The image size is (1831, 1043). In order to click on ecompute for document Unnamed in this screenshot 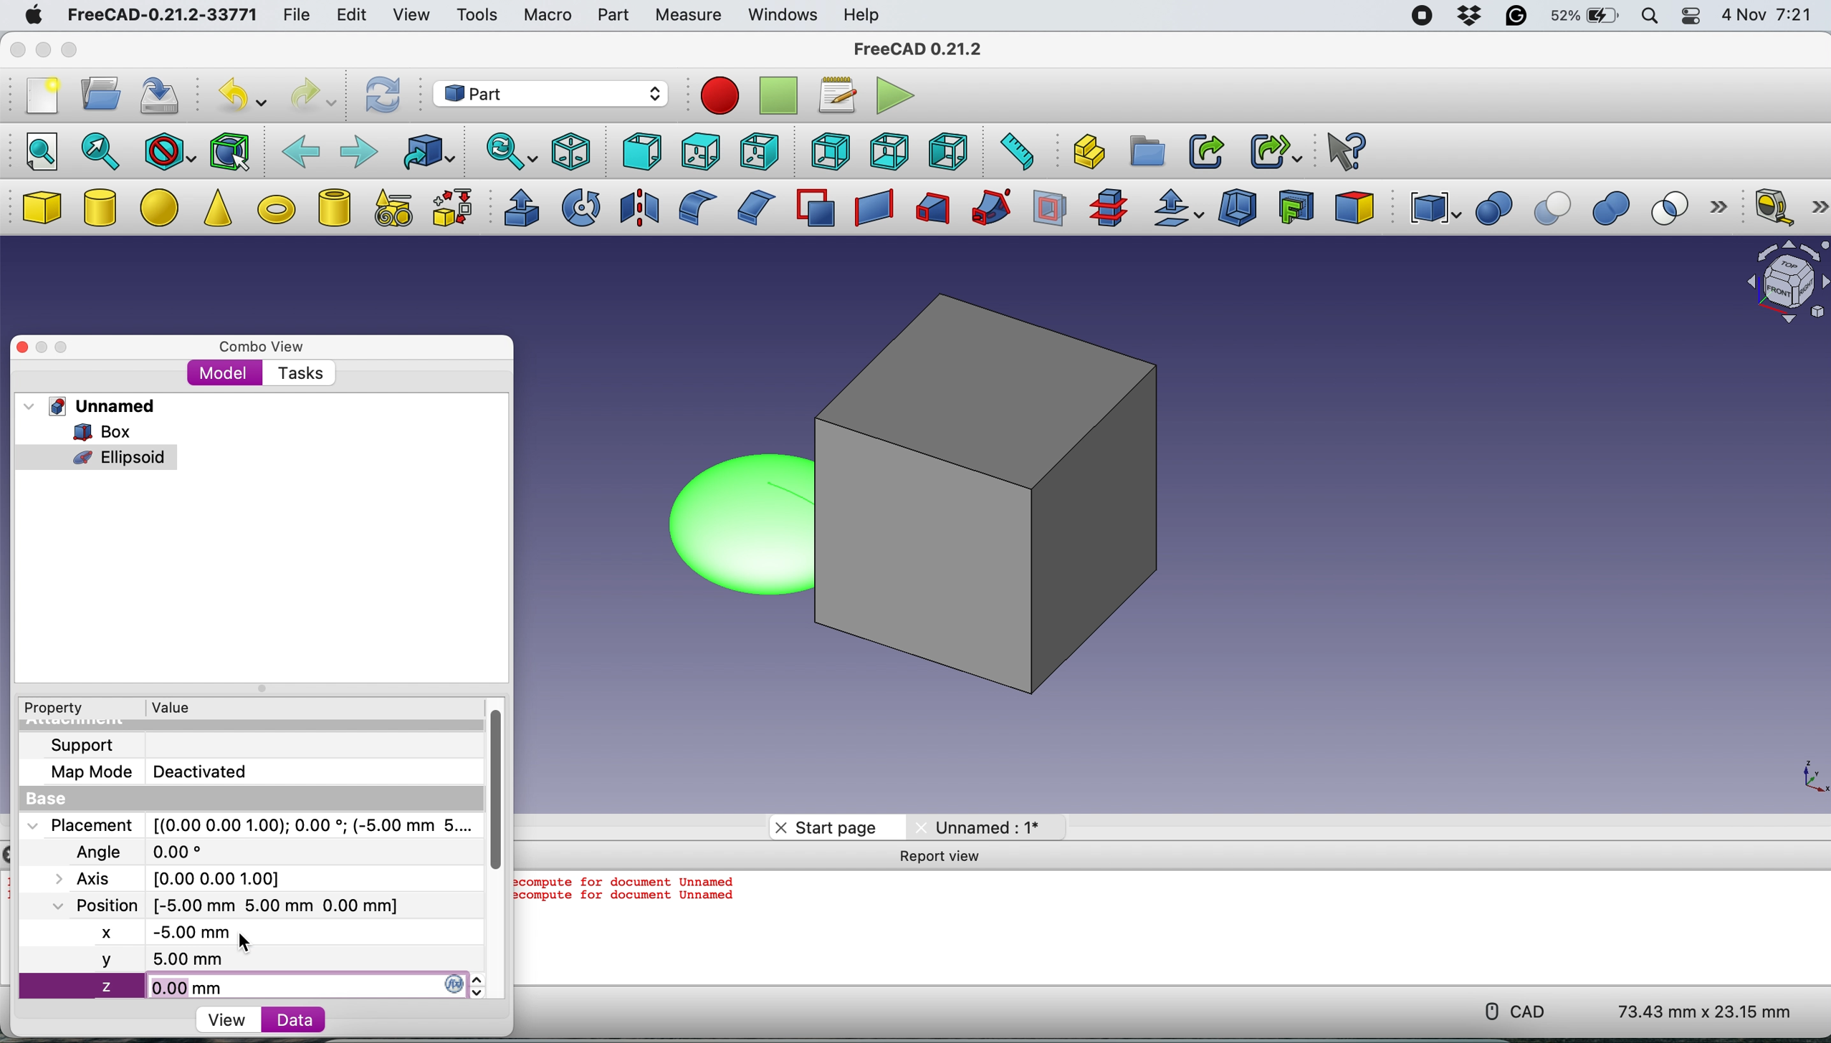, I will do `click(634, 902)`.